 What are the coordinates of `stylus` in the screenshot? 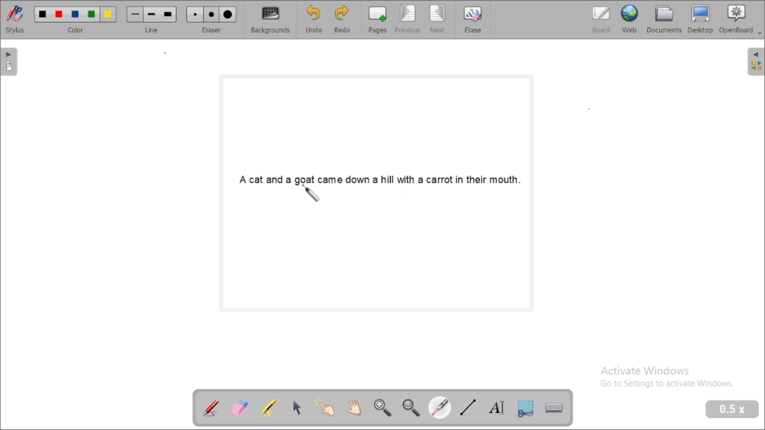 It's located at (16, 20).